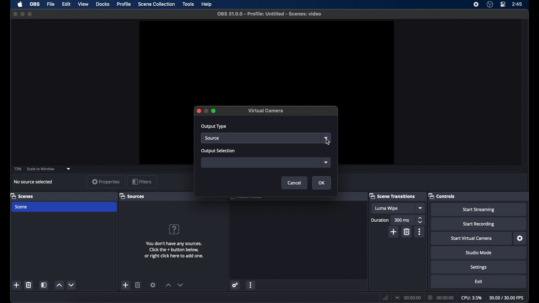 This screenshot has height=303, width=539. What do you see at coordinates (503, 4) in the screenshot?
I see `control center` at bounding box center [503, 4].